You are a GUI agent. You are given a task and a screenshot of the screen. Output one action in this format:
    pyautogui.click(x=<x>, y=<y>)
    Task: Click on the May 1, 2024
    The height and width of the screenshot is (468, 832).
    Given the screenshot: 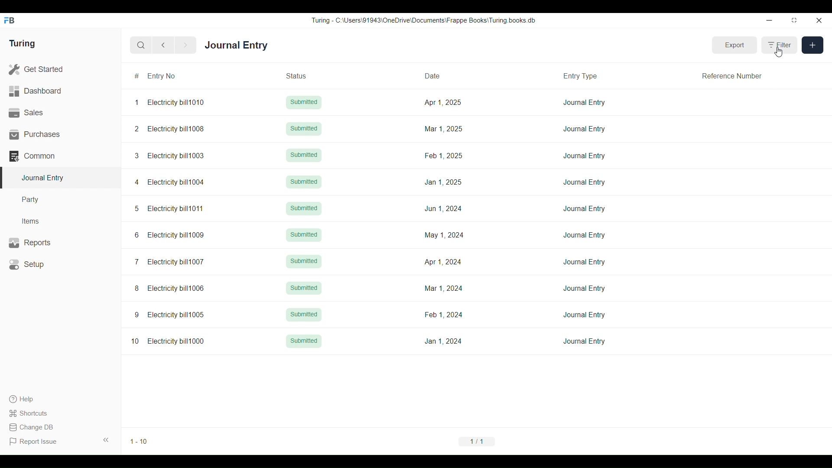 What is the action you would take?
    pyautogui.click(x=444, y=234)
    